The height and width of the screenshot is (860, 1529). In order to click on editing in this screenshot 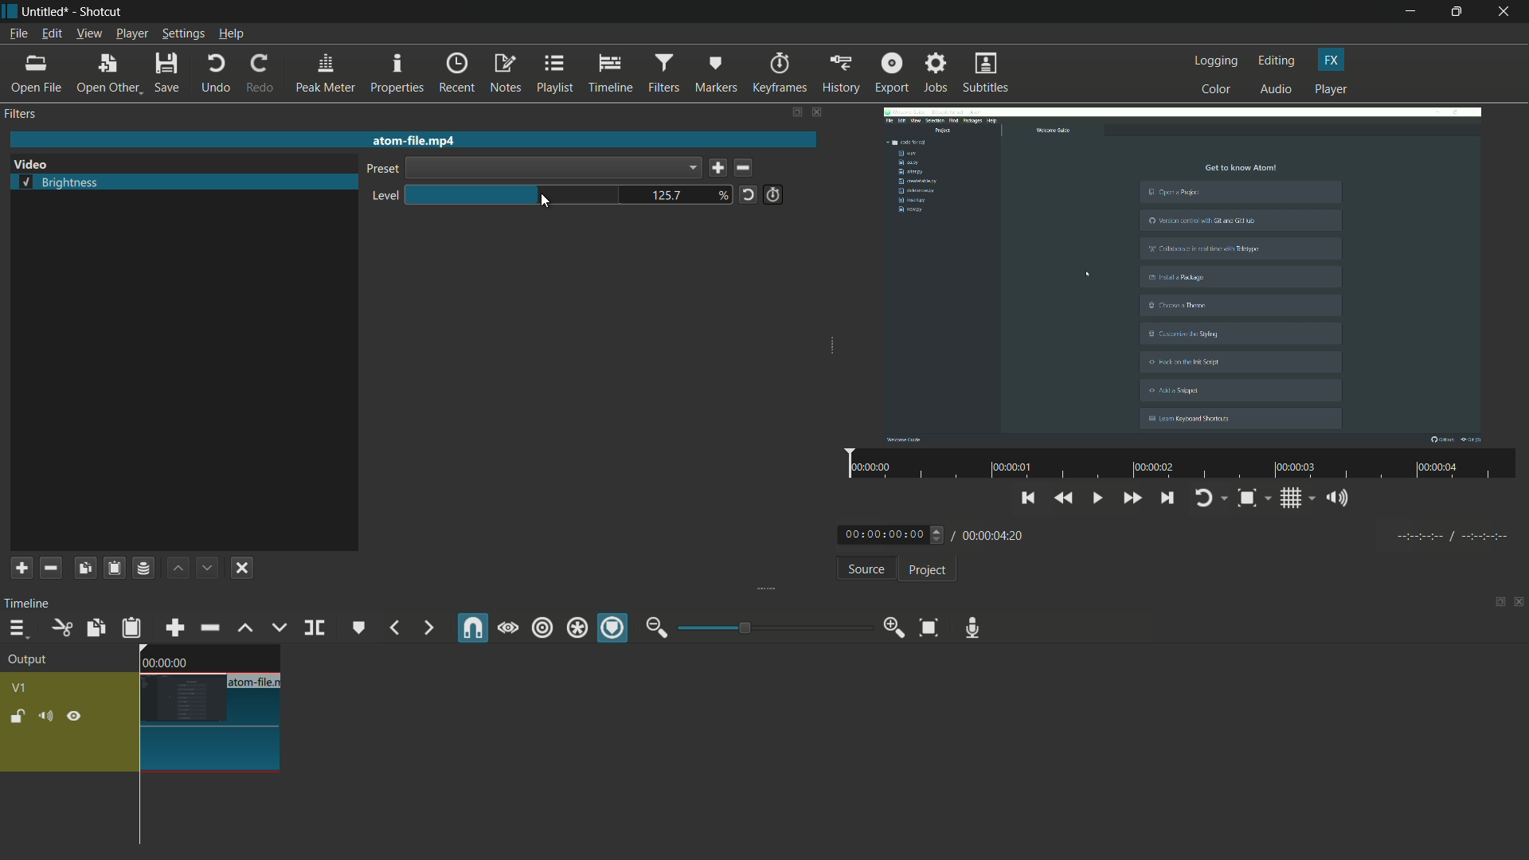, I will do `click(1277, 61)`.